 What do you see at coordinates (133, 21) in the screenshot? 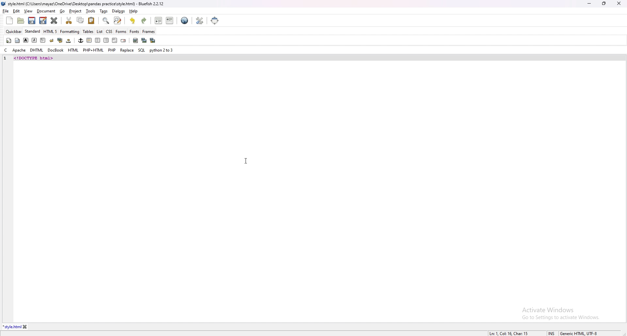
I see `undo` at bounding box center [133, 21].